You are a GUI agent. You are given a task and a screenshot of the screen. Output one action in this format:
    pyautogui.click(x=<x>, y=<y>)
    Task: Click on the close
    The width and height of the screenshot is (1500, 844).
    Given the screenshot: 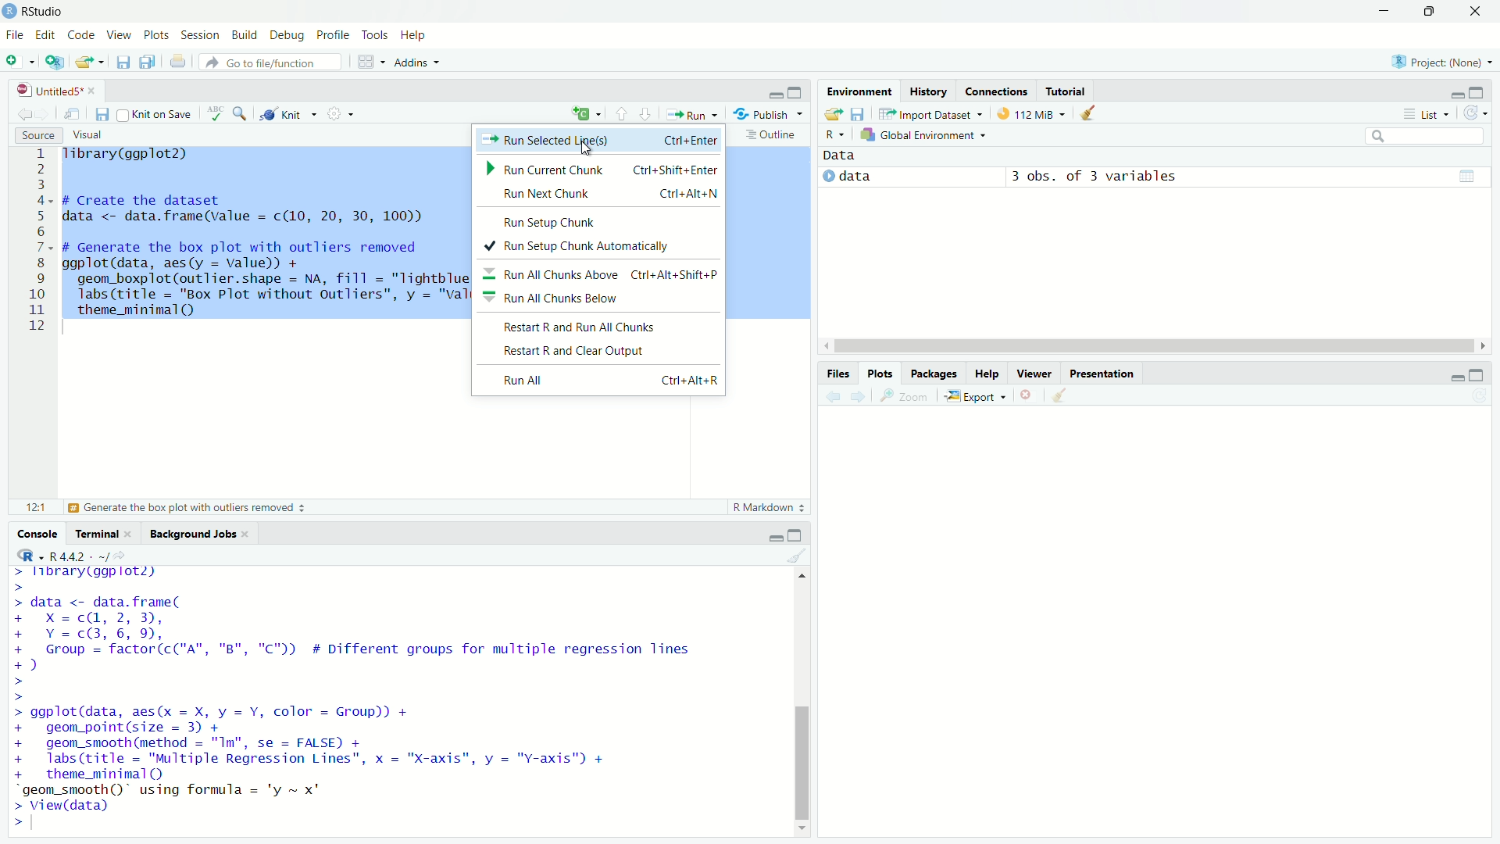 What is the action you would take?
    pyautogui.click(x=1480, y=13)
    